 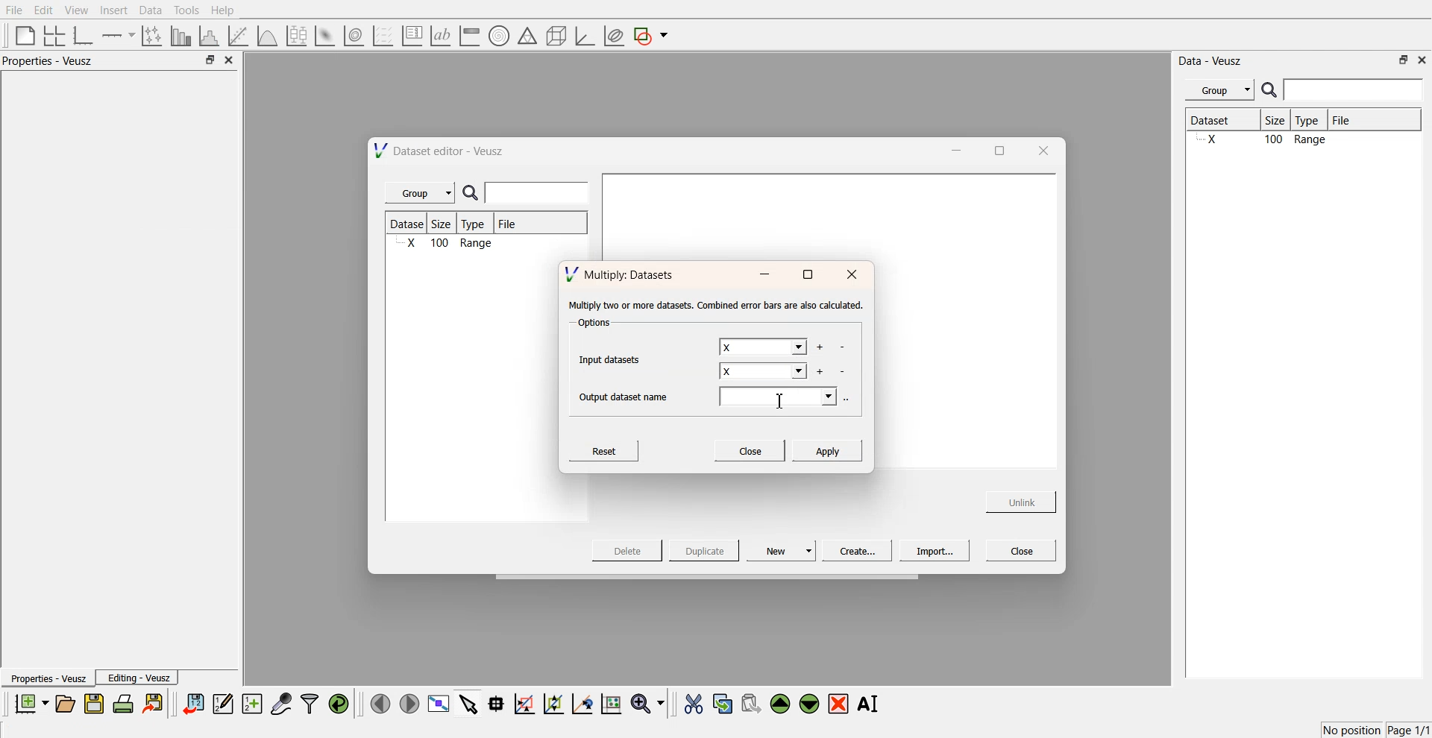 I want to click on Tools, so click(x=185, y=10).